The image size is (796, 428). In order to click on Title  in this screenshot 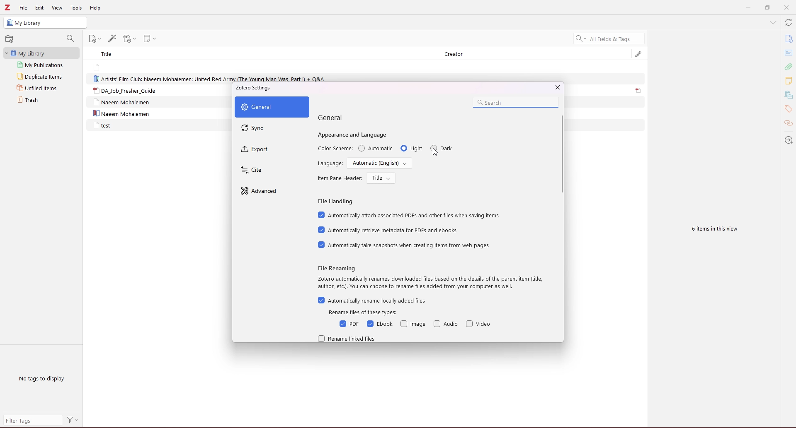, I will do `click(381, 178)`.